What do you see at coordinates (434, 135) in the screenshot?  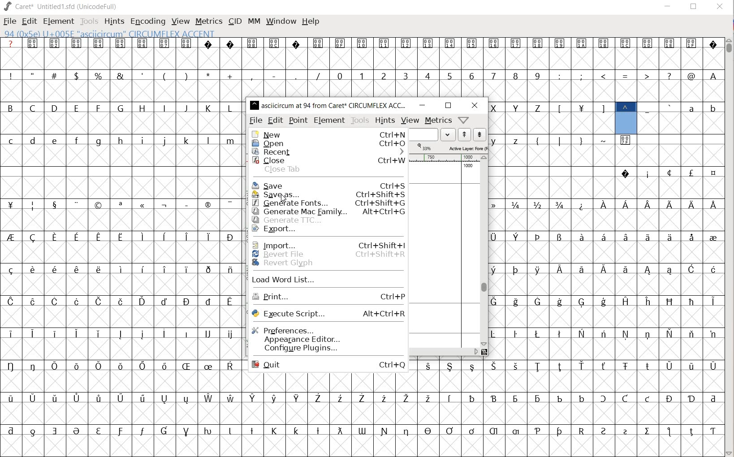 I see `load word list` at bounding box center [434, 135].